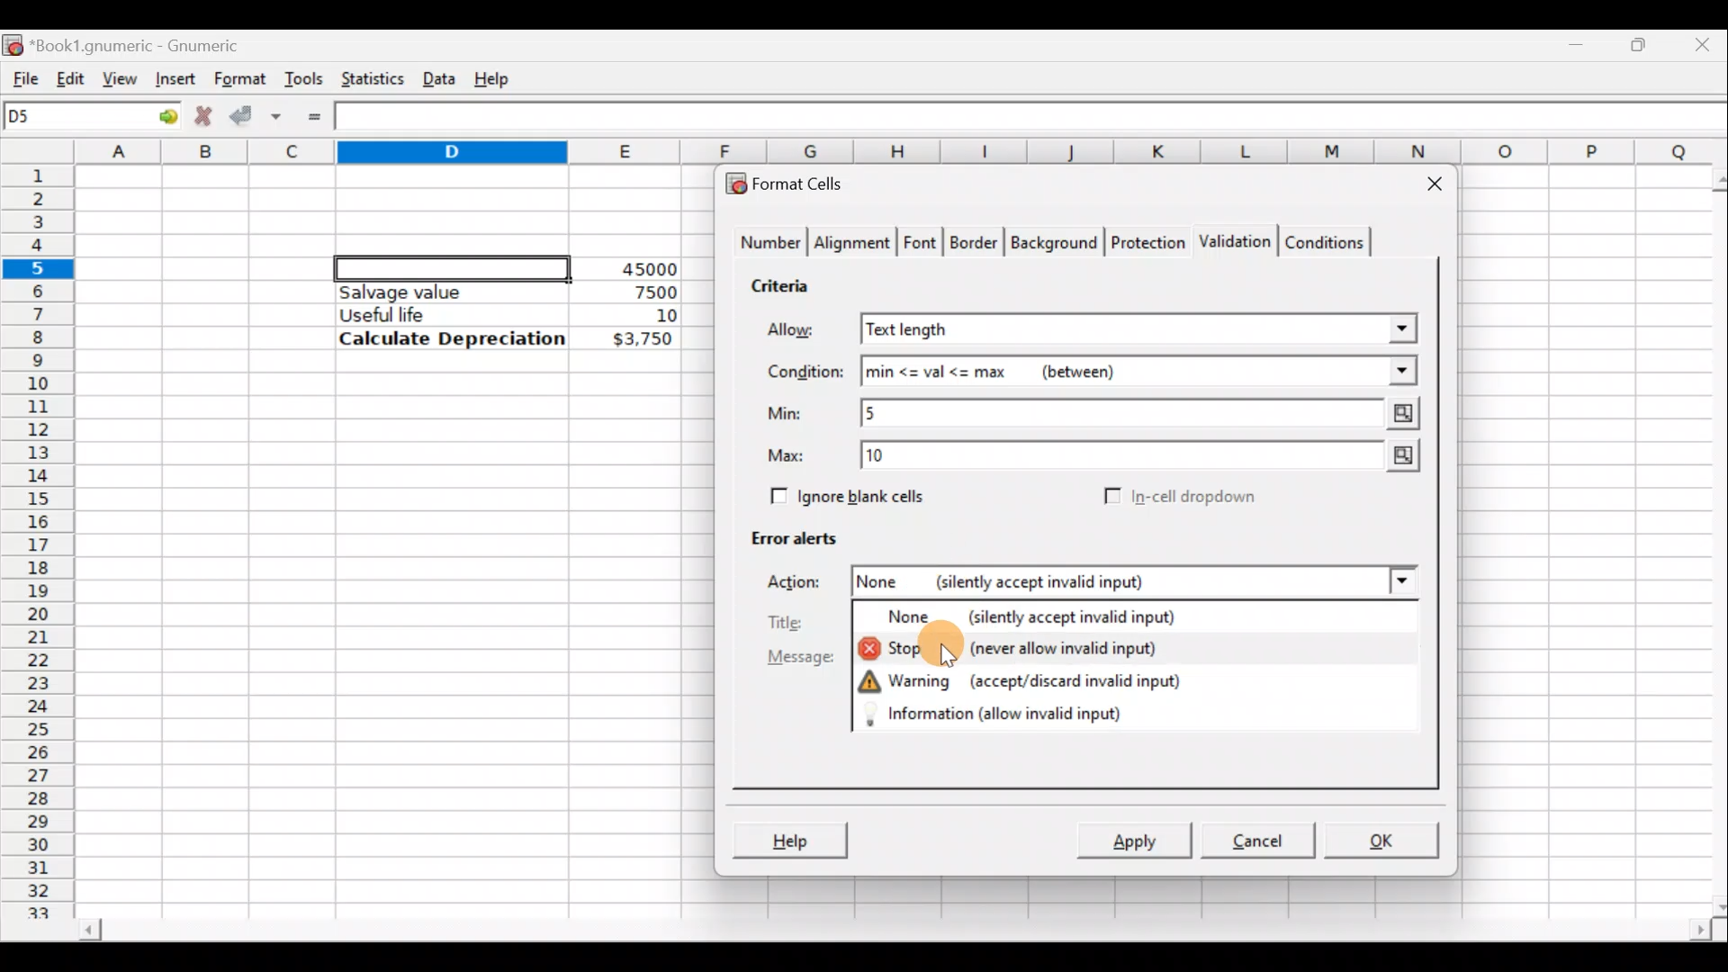 This screenshot has width=1728, height=972. I want to click on Book1.gnumeric - Gnumeric, so click(148, 44).